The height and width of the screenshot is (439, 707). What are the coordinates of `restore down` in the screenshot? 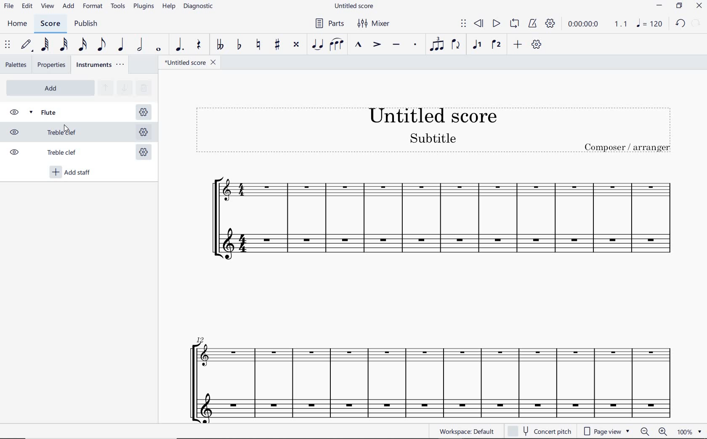 It's located at (679, 6).